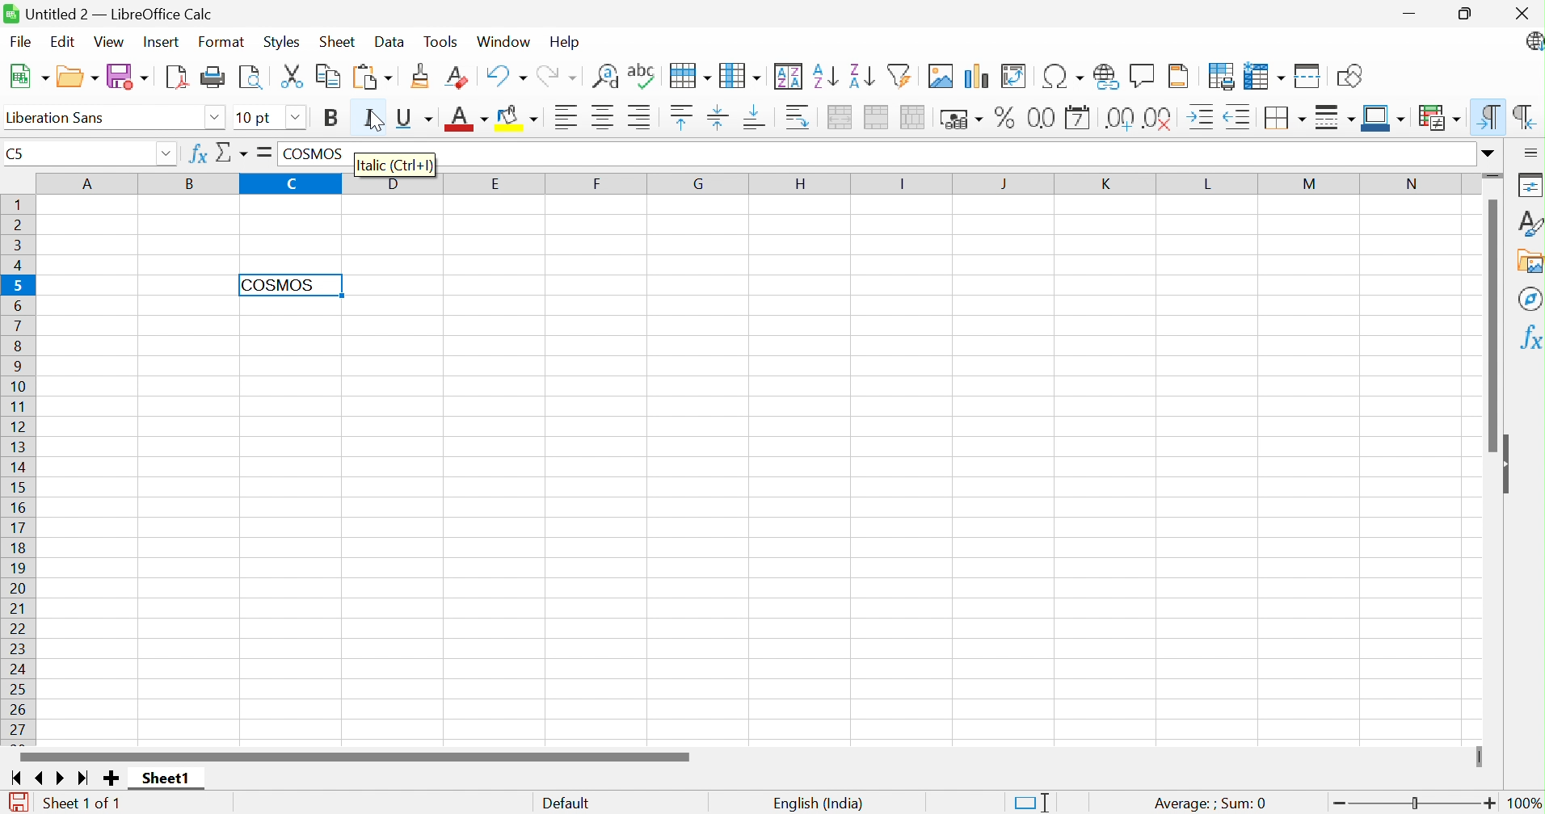  What do you see at coordinates (1417, 804) in the screenshot?
I see `Slider` at bounding box center [1417, 804].